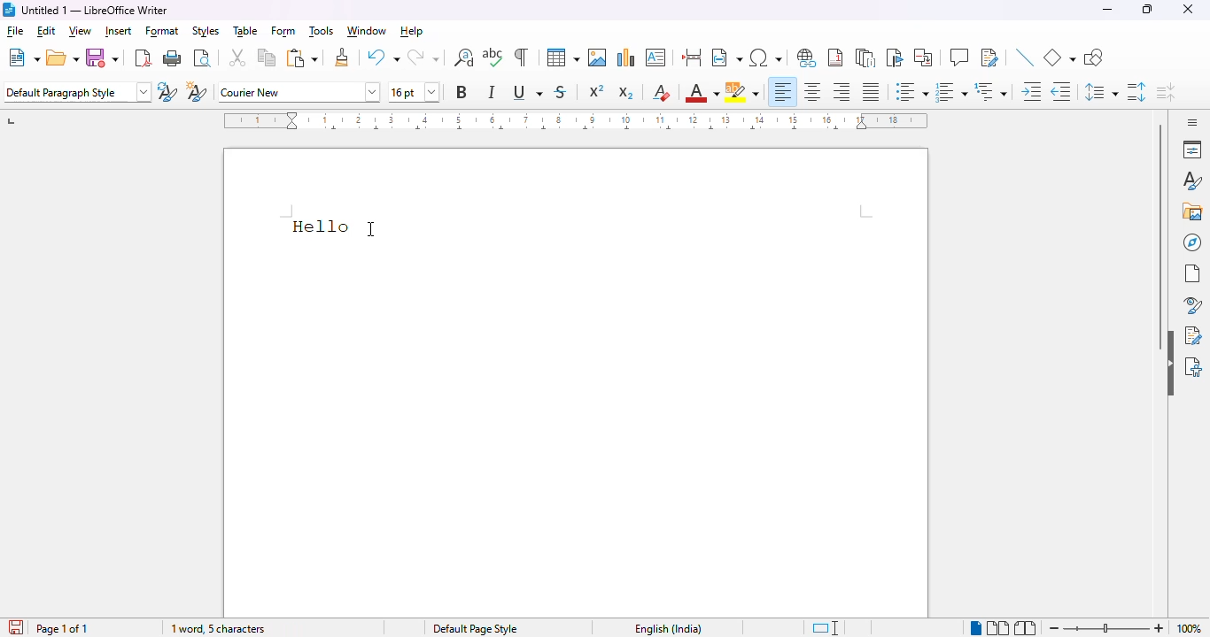  I want to click on accessibility check, so click(1193, 365).